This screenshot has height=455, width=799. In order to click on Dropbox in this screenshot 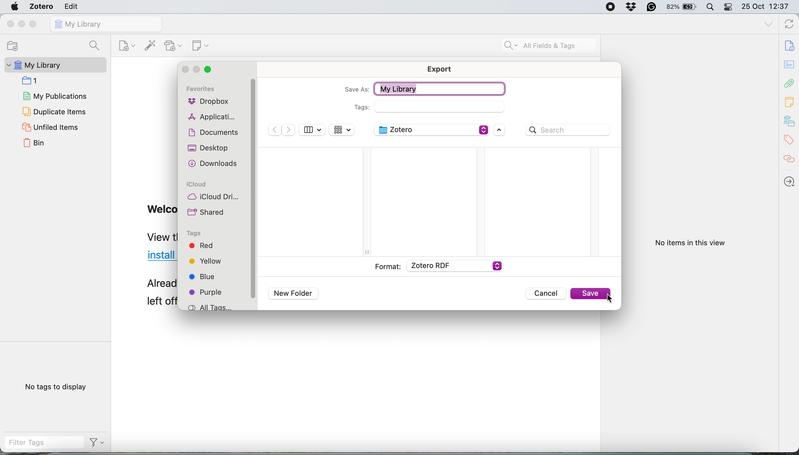, I will do `click(630, 6)`.